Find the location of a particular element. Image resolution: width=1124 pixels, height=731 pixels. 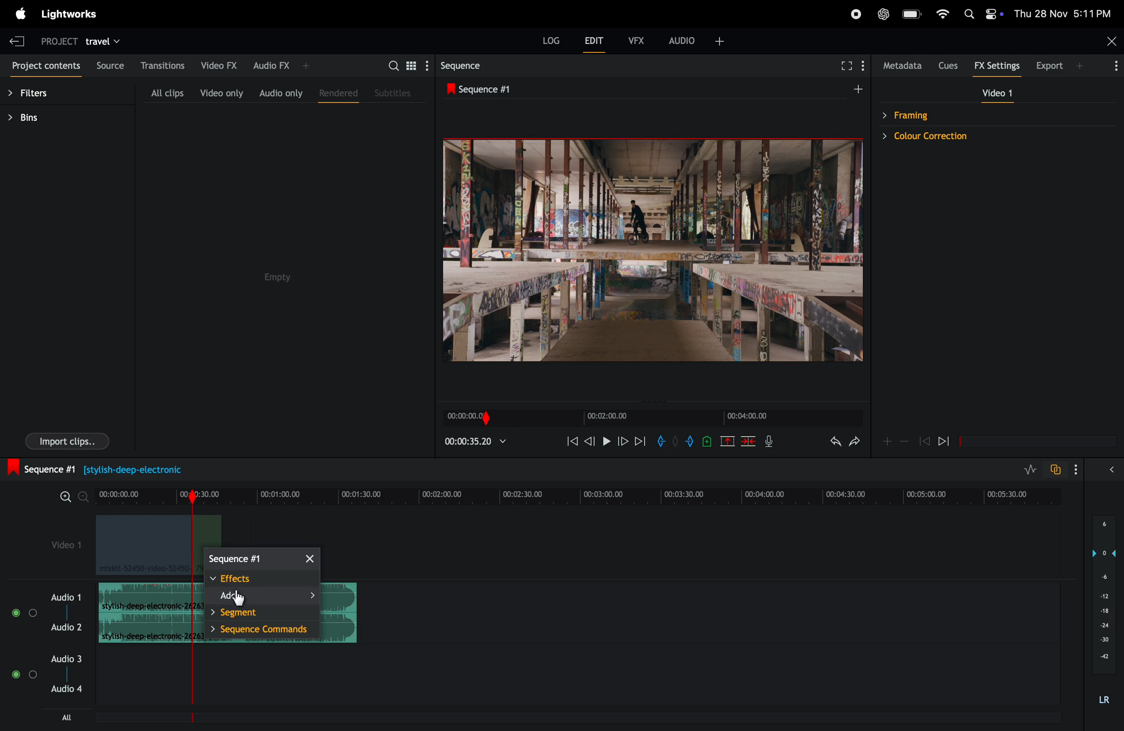

apple widgets is located at coordinates (967, 13).